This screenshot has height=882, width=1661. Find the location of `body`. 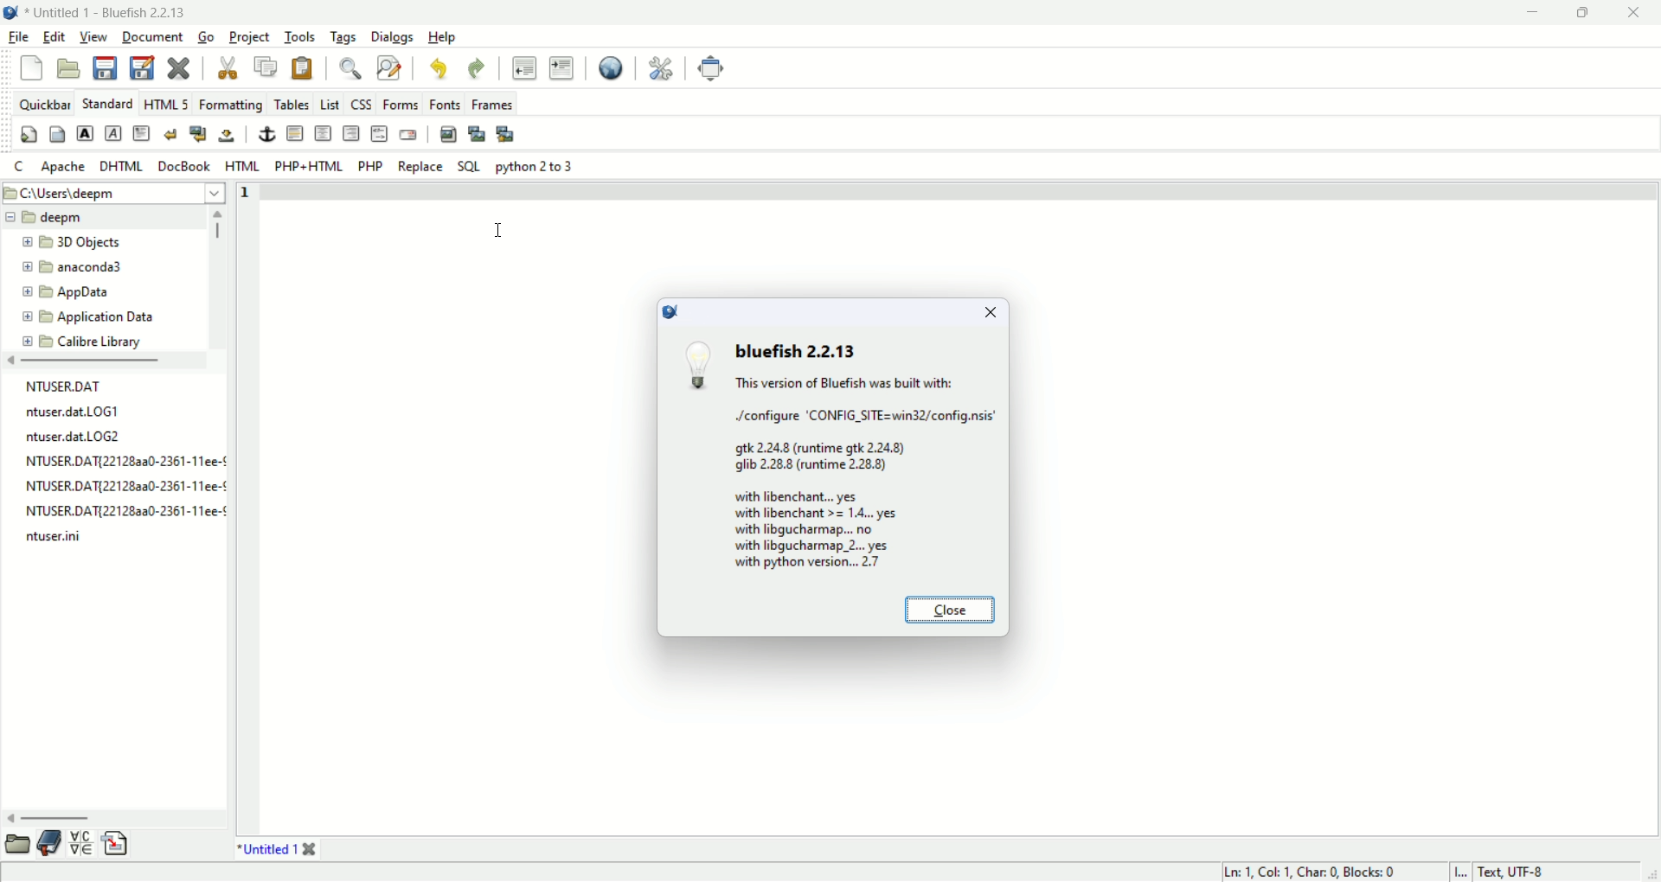

body is located at coordinates (60, 135).